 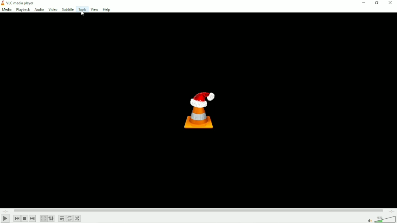 I want to click on Play, so click(x=5, y=219).